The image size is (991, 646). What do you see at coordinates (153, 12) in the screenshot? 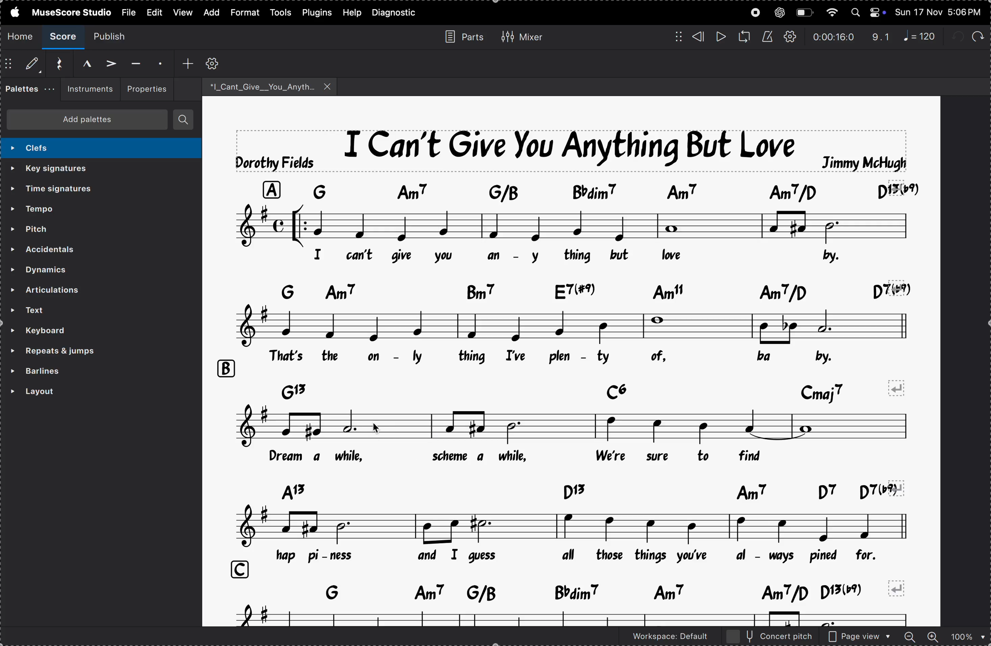
I see `view` at bounding box center [153, 12].